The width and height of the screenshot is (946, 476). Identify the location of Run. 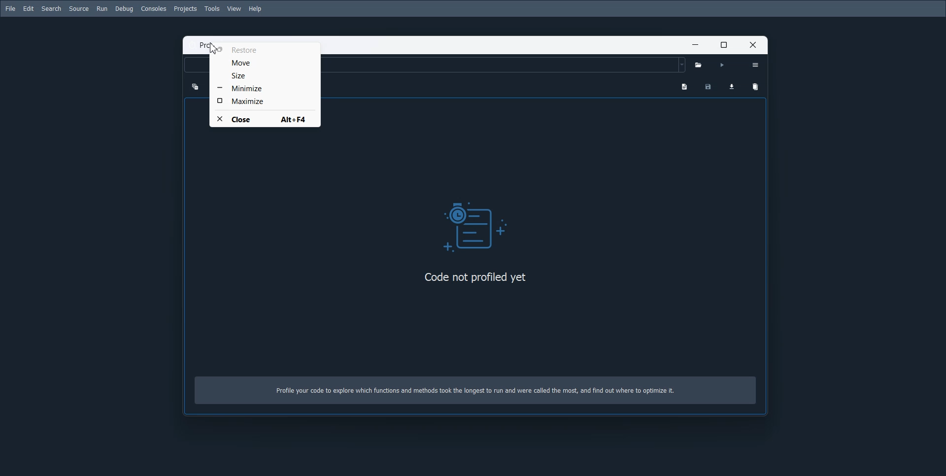
(101, 8).